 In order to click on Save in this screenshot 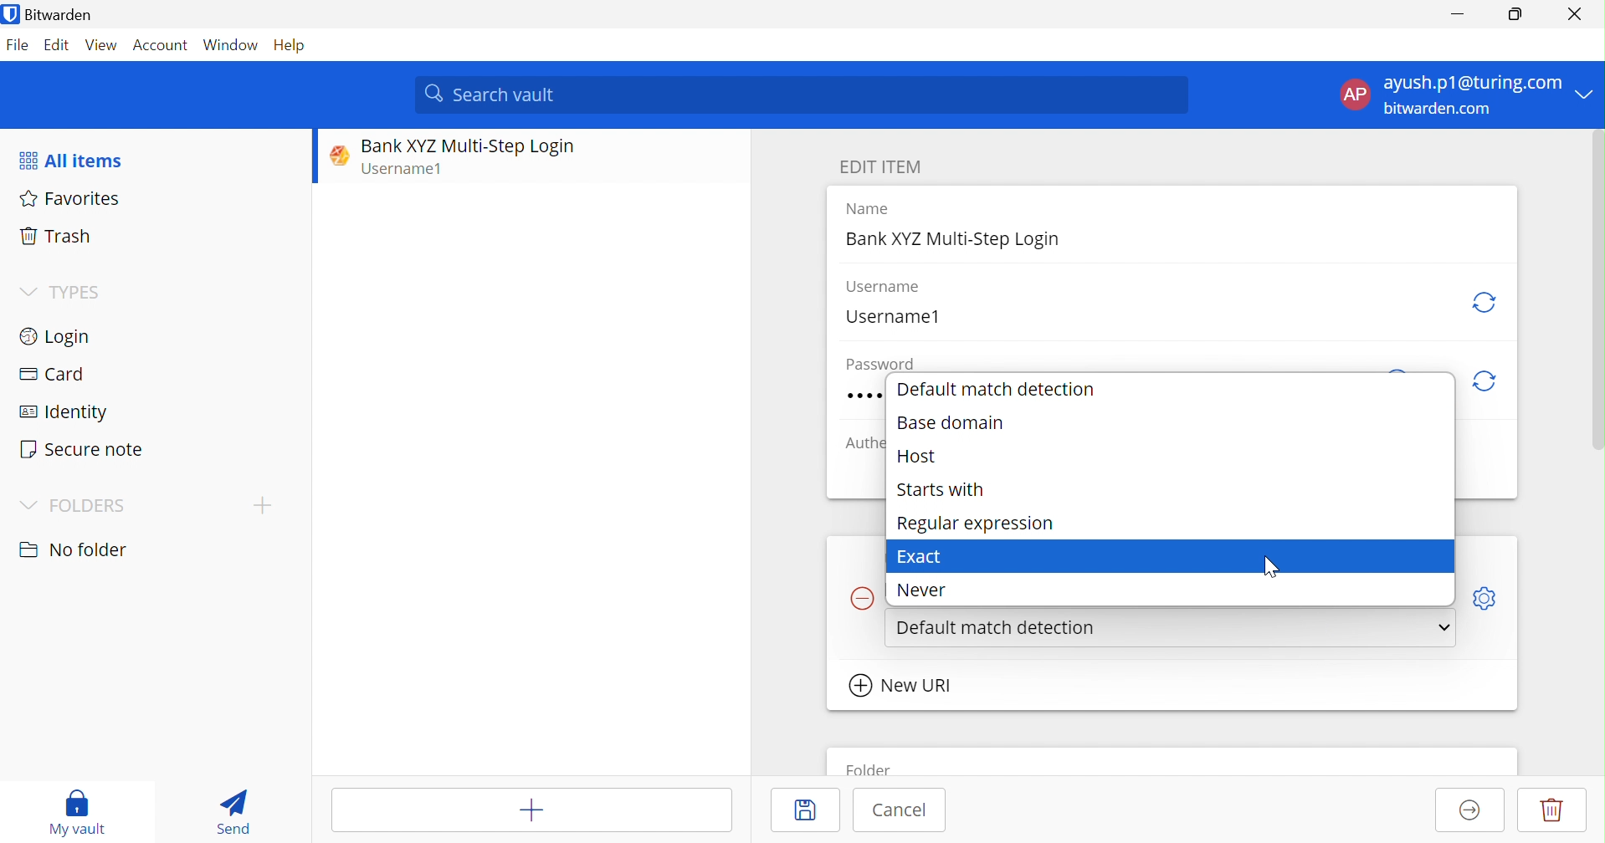, I will do `click(810, 810)`.